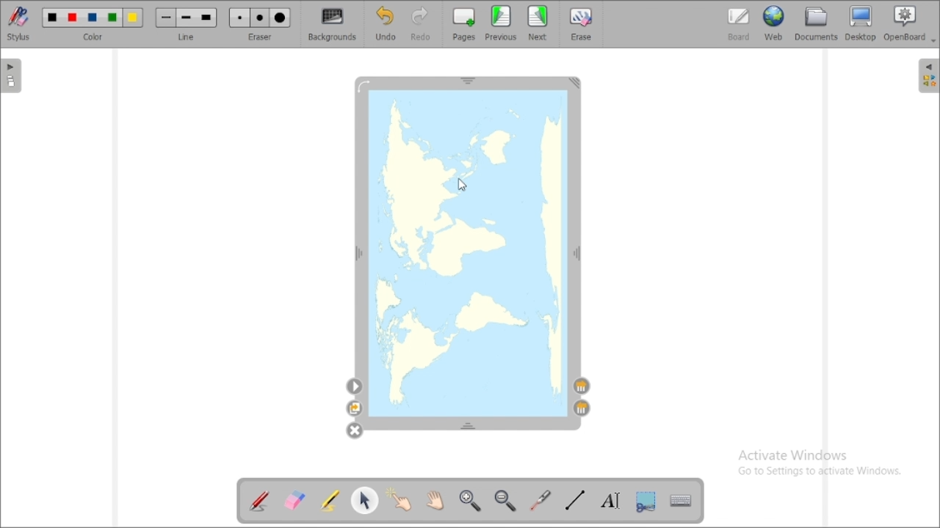  Describe the element at coordinates (464, 24) in the screenshot. I see `pages` at that location.